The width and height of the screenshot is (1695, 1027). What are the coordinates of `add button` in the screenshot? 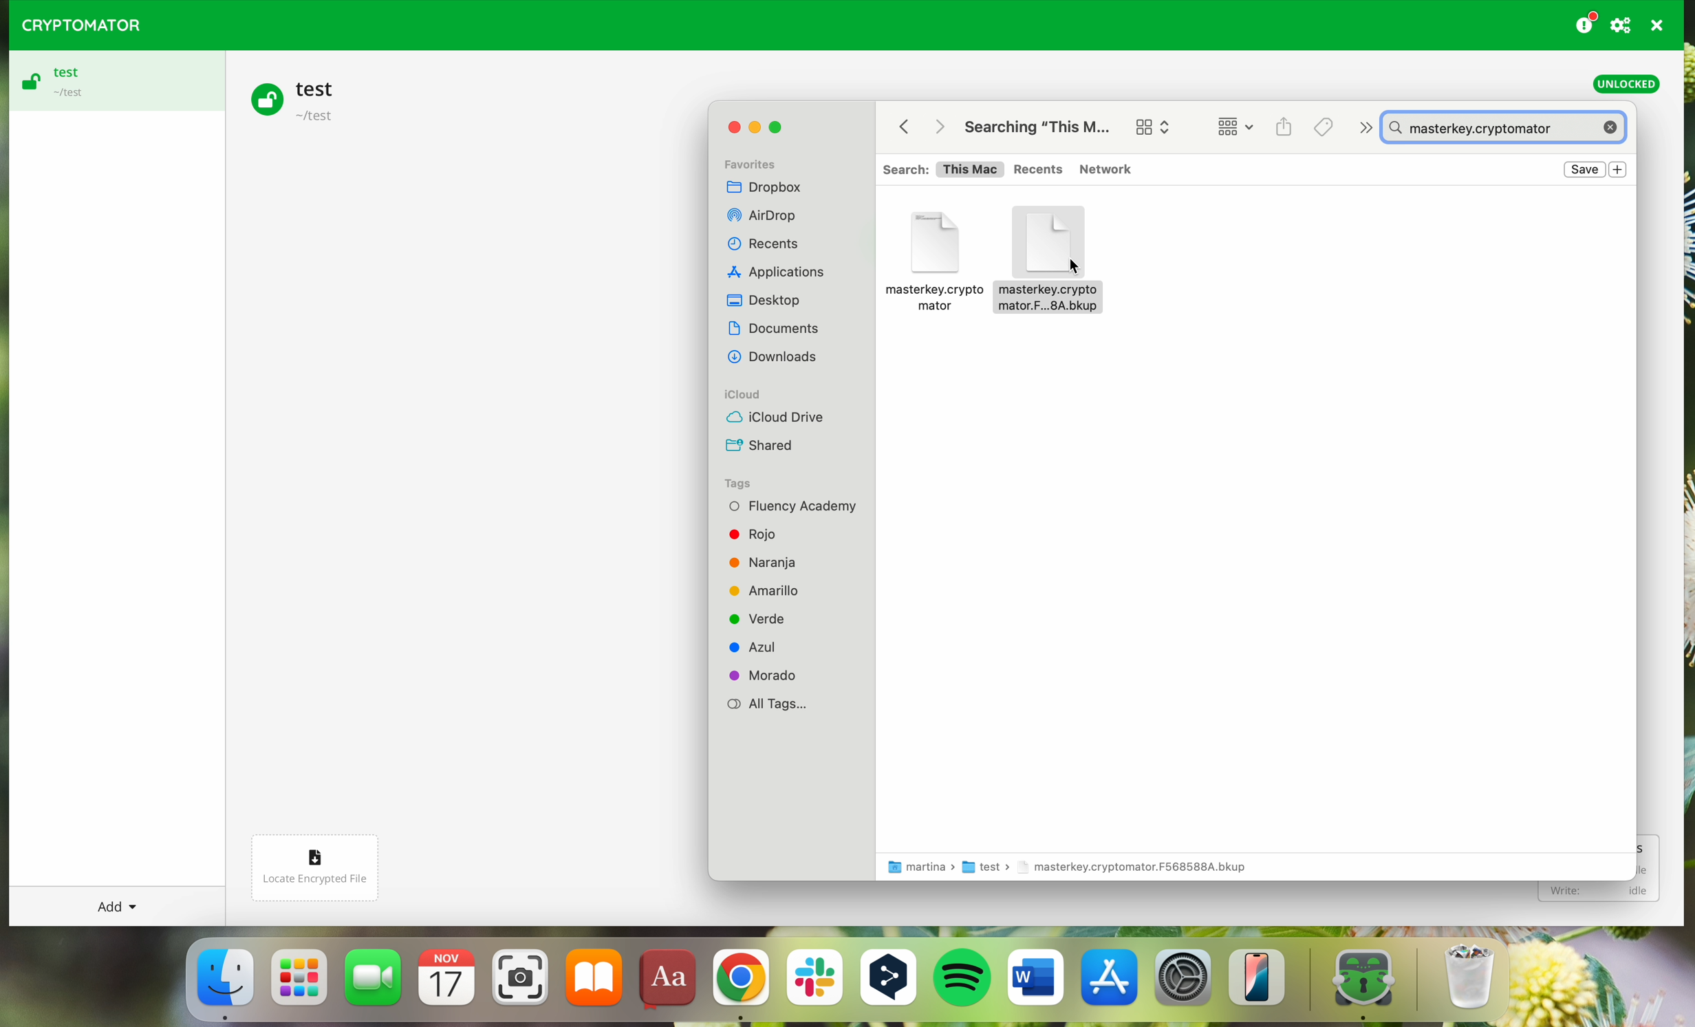 It's located at (114, 906).